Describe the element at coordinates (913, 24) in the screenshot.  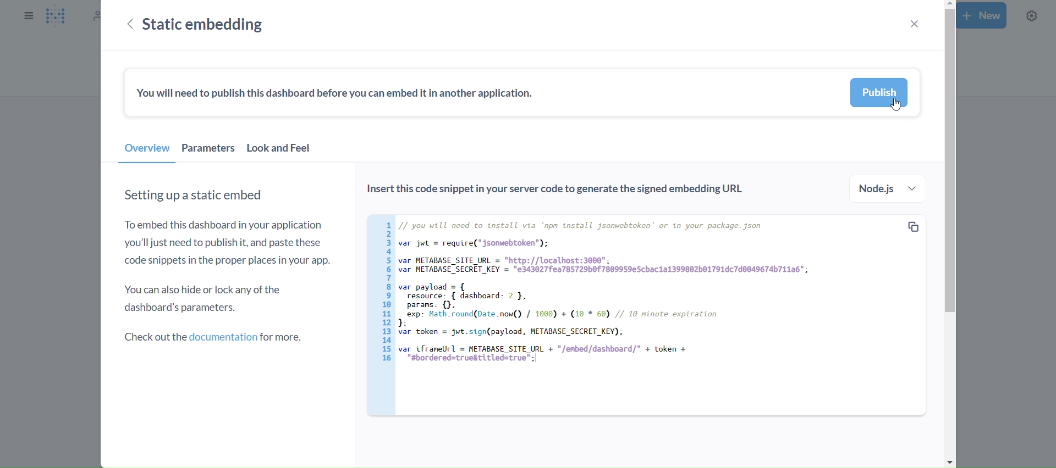
I see `close` at that location.